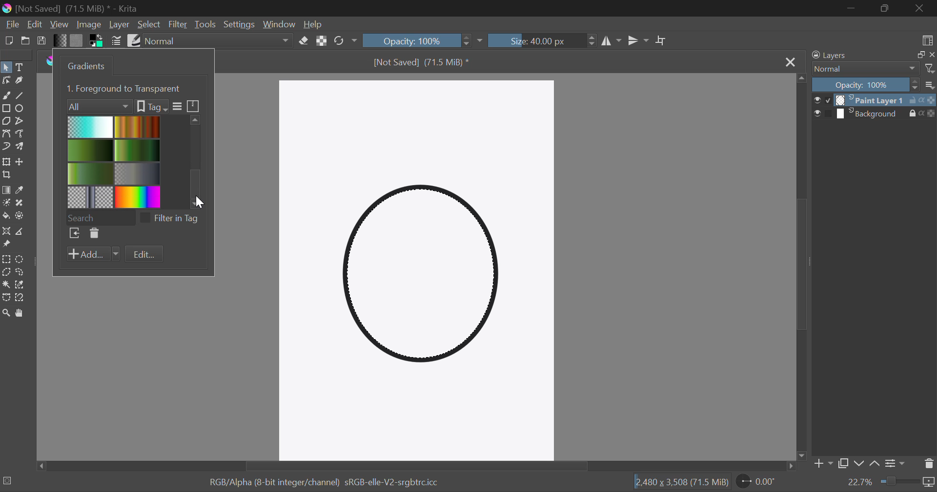  What do you see at coordinates (125, 89) in the screenshot?
I see `1. Foreground to Transparent` at bounding box center [125, 89].